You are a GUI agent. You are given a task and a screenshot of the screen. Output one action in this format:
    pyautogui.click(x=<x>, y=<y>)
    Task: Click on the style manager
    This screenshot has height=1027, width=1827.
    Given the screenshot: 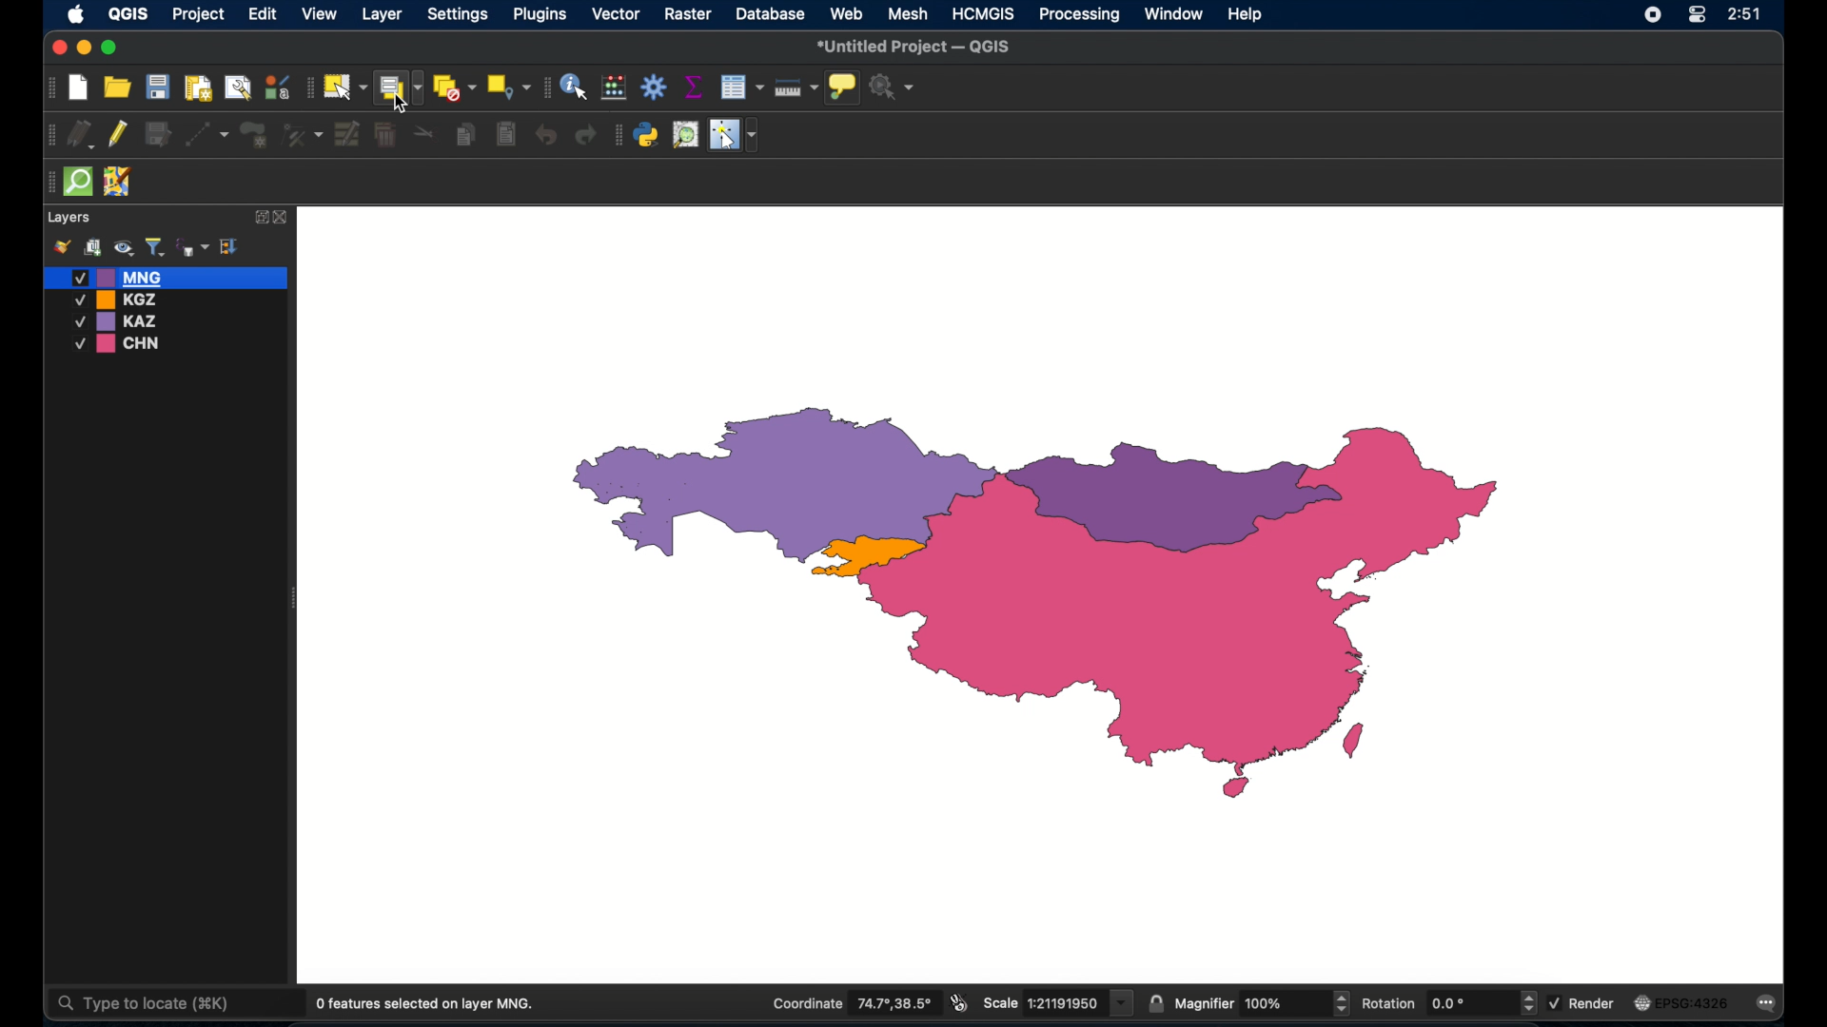 What is the action you would take?
    pyautogui.click(x=277, y=85)
    